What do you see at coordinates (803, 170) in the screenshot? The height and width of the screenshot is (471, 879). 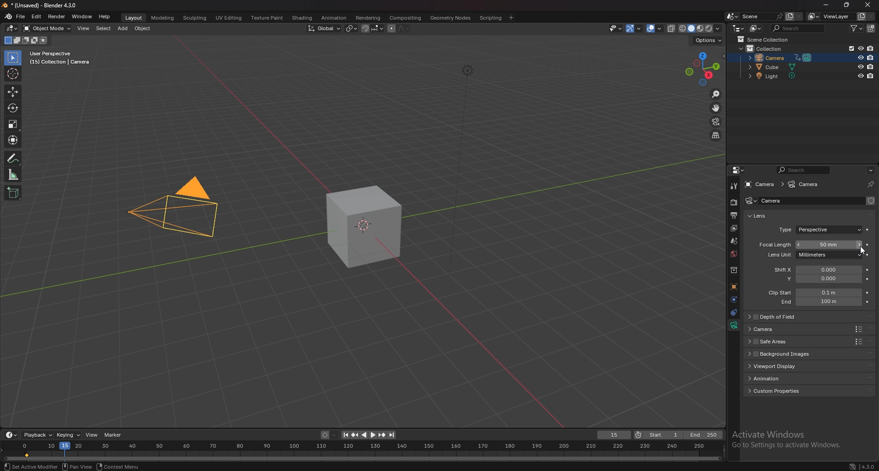 I see `search` at bounding box center [803, 170].